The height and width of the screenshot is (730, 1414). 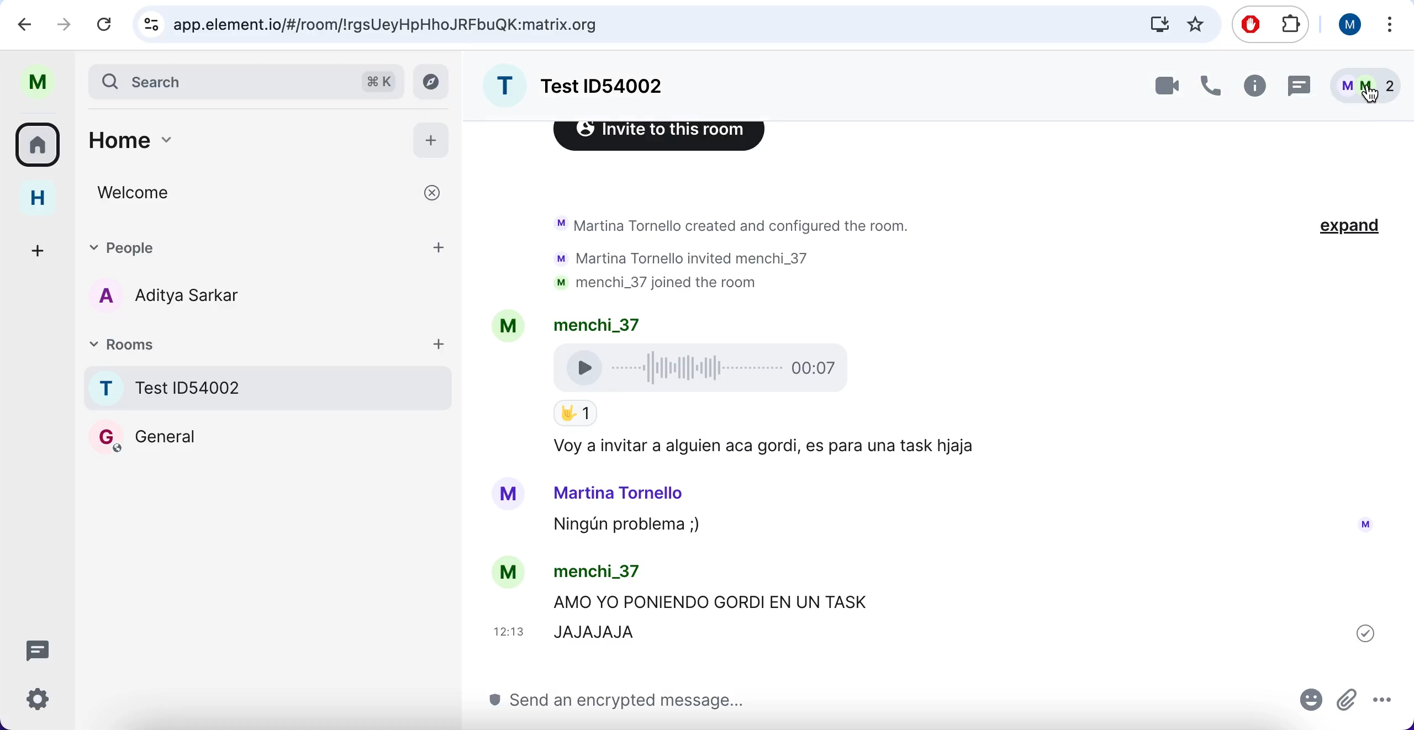 What do you see at coordinates (276, 193) in the screenshot?
I see `welcome` at bounding box center [276, 193].